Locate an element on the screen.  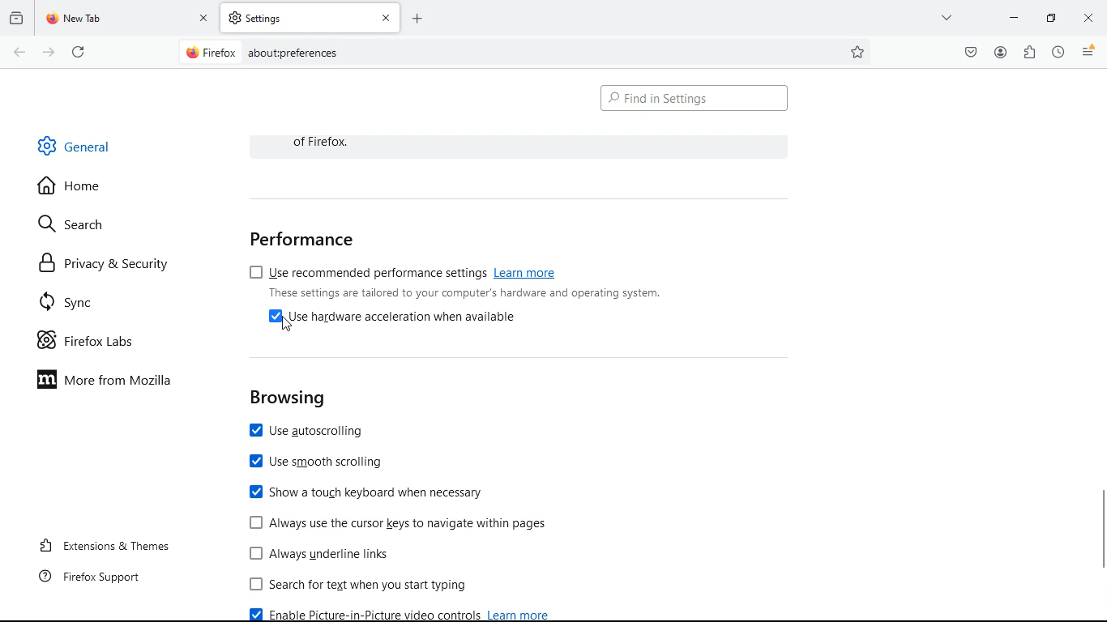
tab is located at coordinates (126, 19).